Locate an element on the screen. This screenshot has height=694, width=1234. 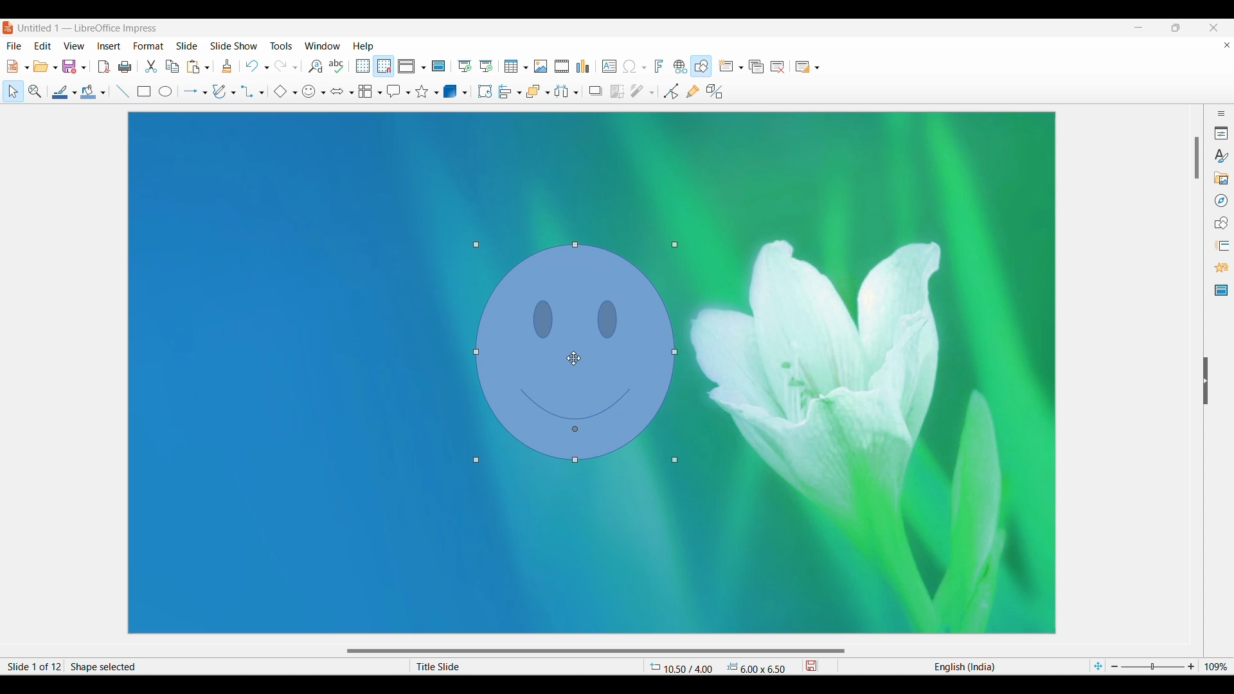
Rectangle is located at coordinates (144, 92).